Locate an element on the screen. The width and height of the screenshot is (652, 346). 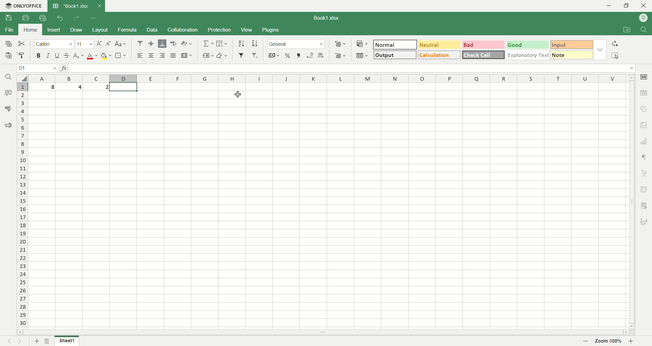
customize quickaccess is located at coordinates (94, 18).